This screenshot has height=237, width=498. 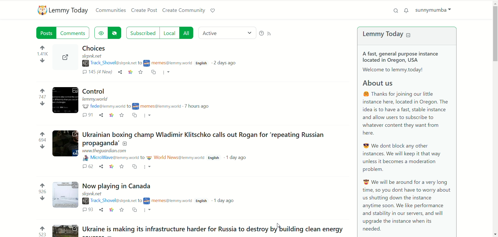 What do you see at coordinates (395, 34) in the screenshot?
I see `lemmy today` at bounding box center [395, 34].